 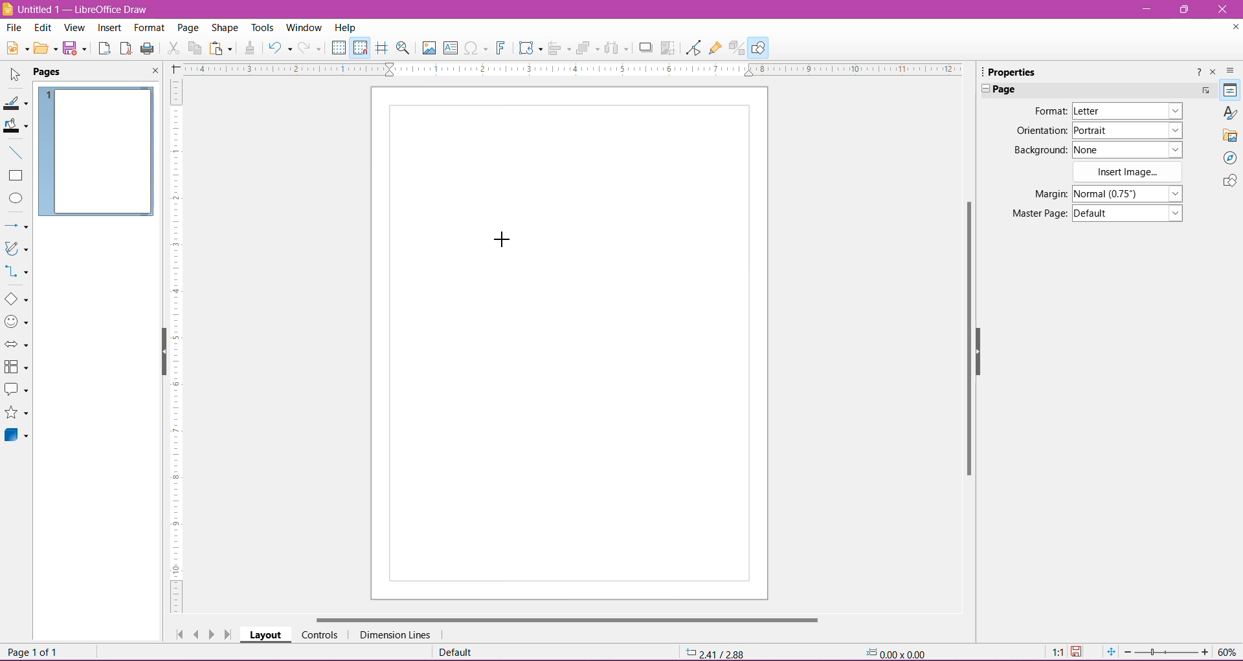 What do you see at coordinates (303, 28) in the screenshot?
I see `Window` at bounding box center [303, 28].